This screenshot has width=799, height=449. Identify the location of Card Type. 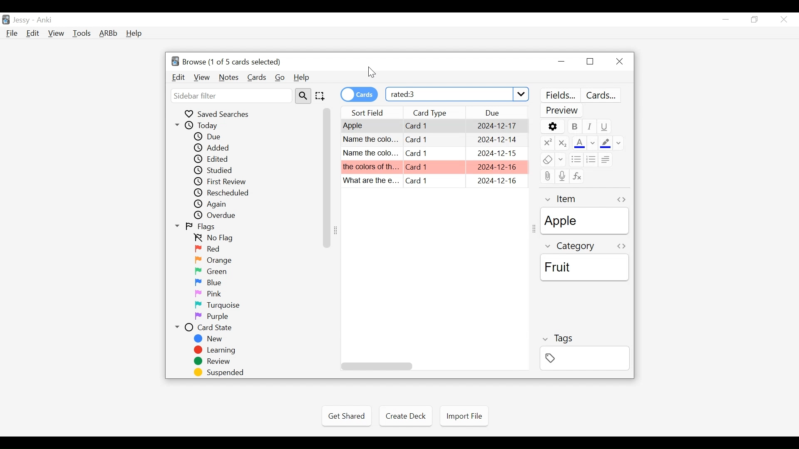
(434, 126).